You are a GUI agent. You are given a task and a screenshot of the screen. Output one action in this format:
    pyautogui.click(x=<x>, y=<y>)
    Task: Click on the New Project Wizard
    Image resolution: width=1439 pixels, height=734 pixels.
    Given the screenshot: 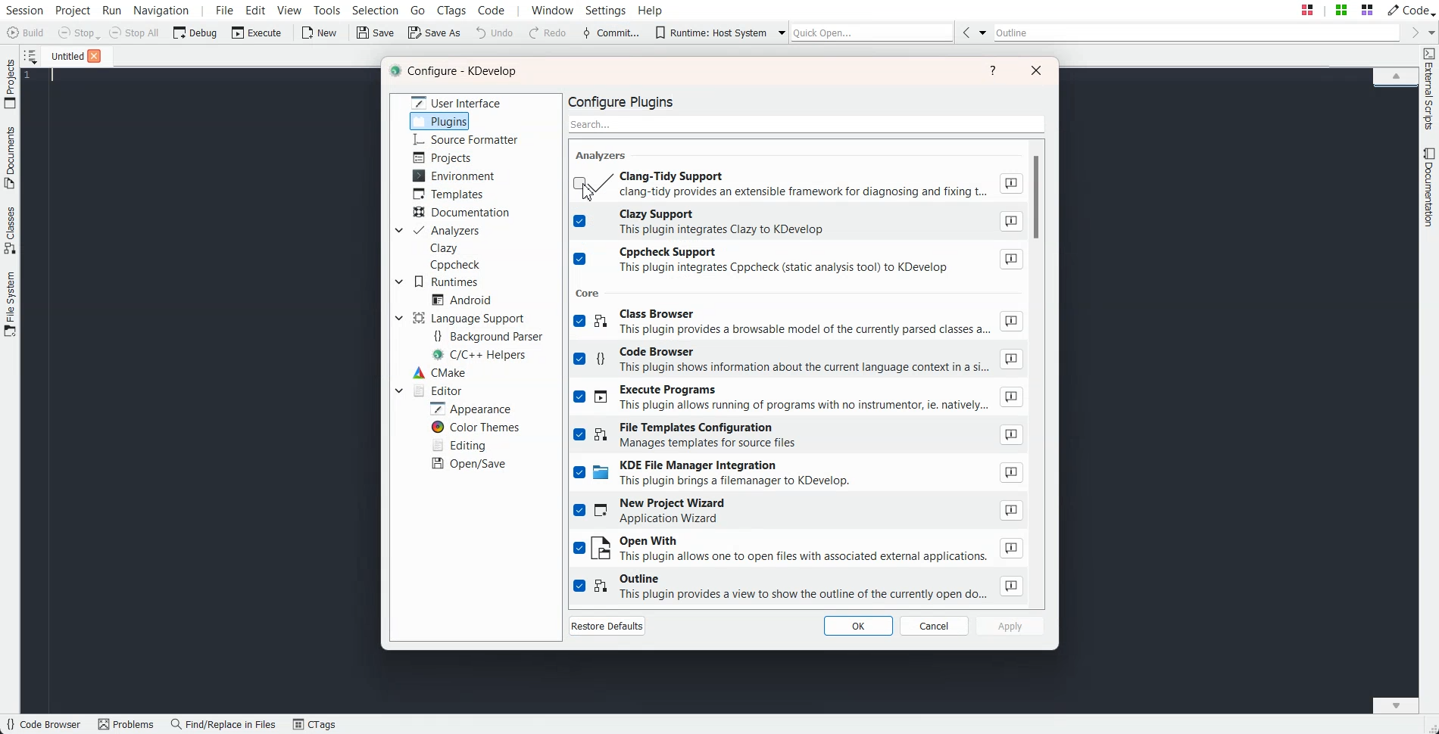 What is the action you would take?
    pyautogui.click(x=799, y=512)
    